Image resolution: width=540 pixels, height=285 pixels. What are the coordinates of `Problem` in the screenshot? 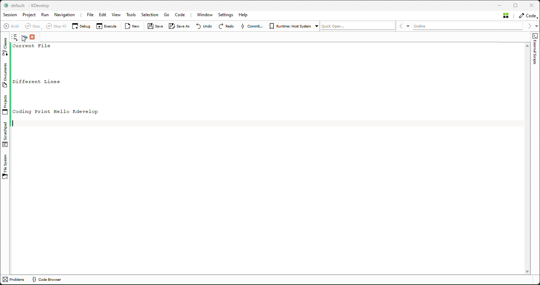 It's located at (15, 280).